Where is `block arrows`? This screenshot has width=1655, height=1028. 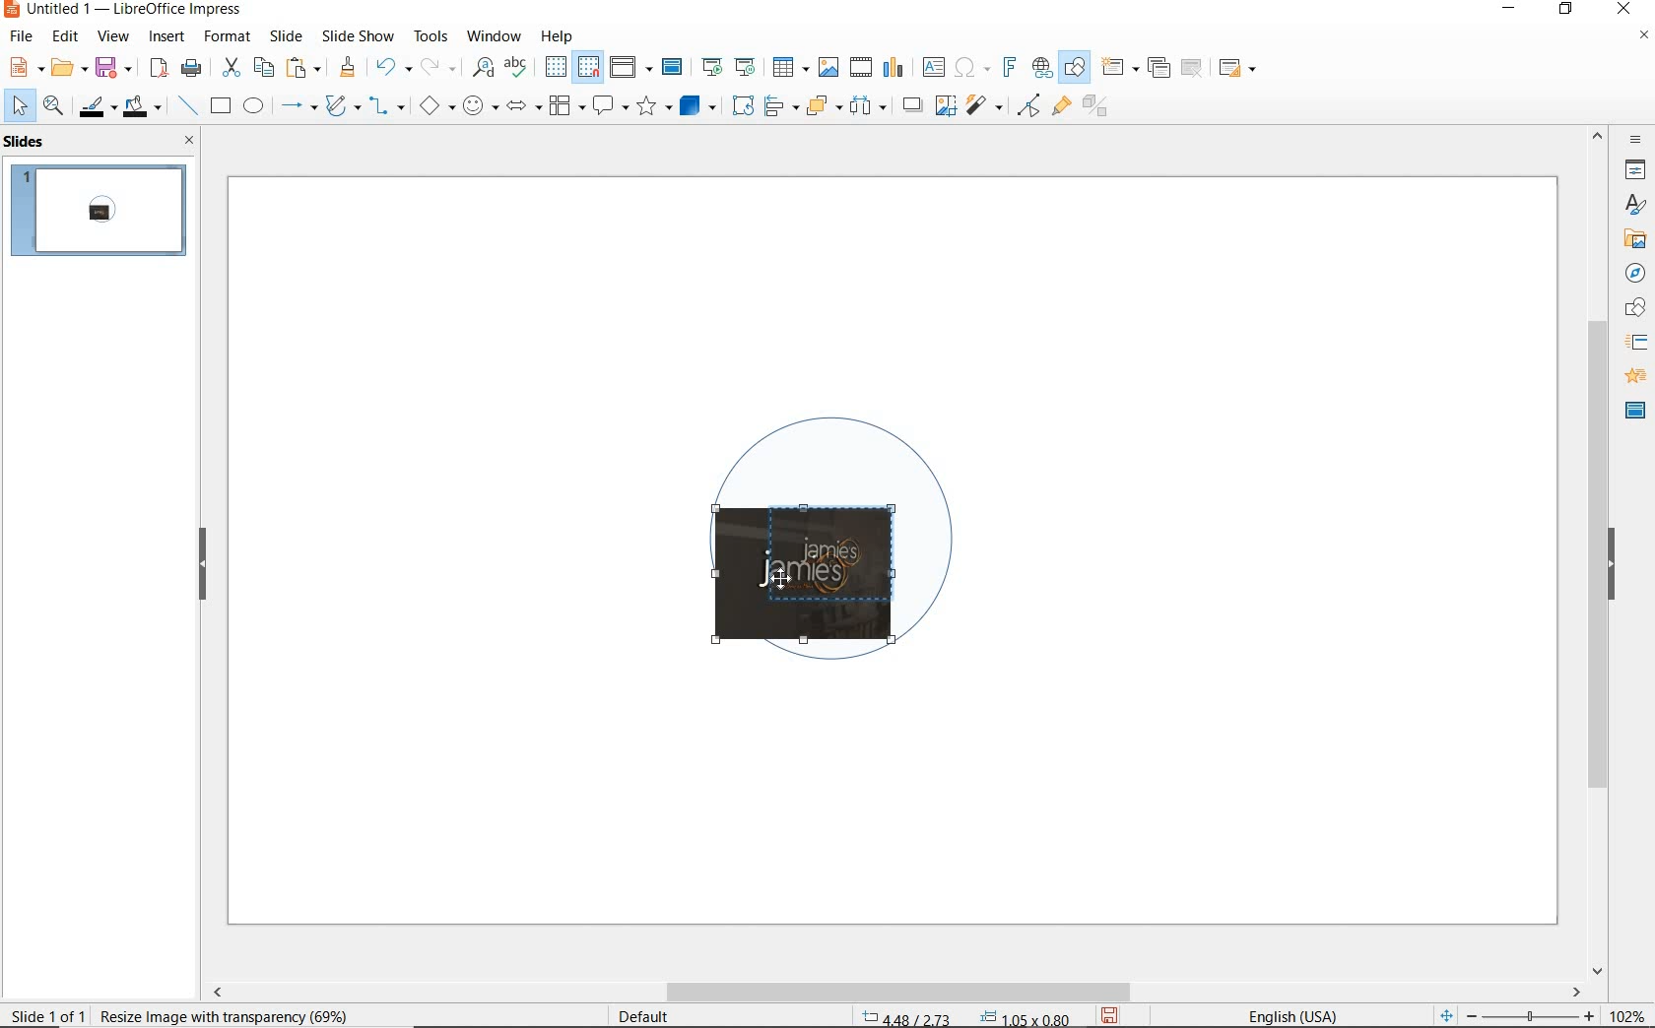
block arrows is located at coordinates (520, 107).